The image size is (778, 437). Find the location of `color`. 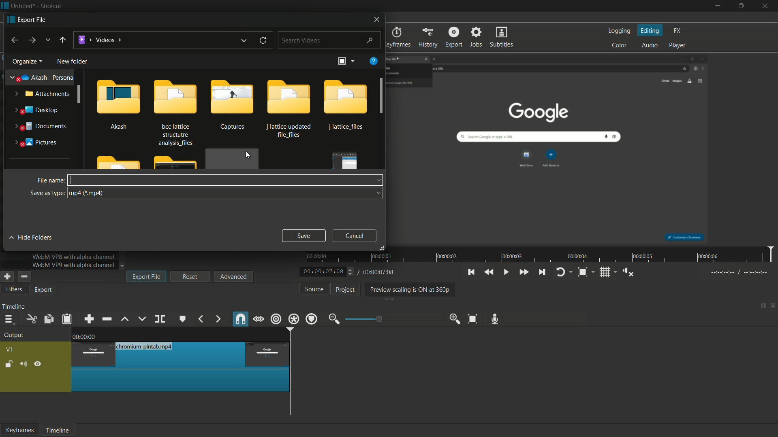

color is located at coordinates (620, 45).